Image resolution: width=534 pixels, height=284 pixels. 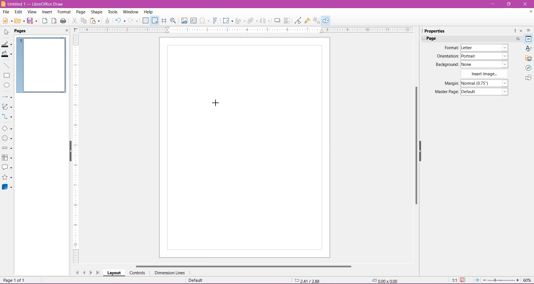 I want to click on Cursor Position, so click(x=308, y=280).